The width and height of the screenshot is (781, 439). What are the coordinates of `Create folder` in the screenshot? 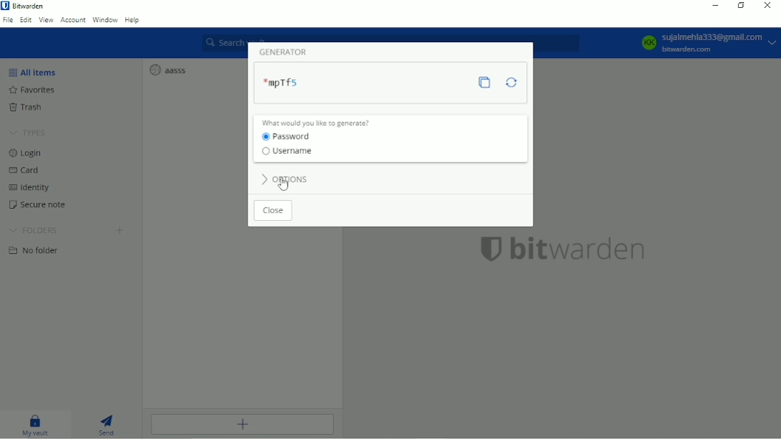 It's located at (120, 231).